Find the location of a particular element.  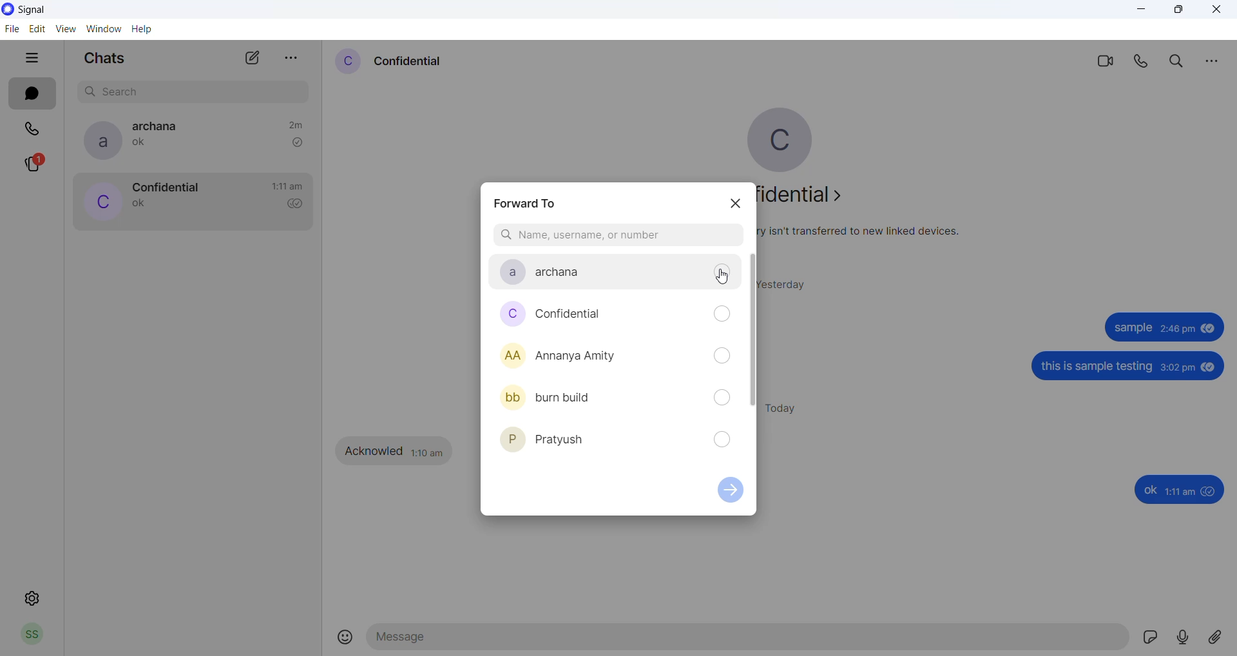

last message is located at coordinates (140, 205).